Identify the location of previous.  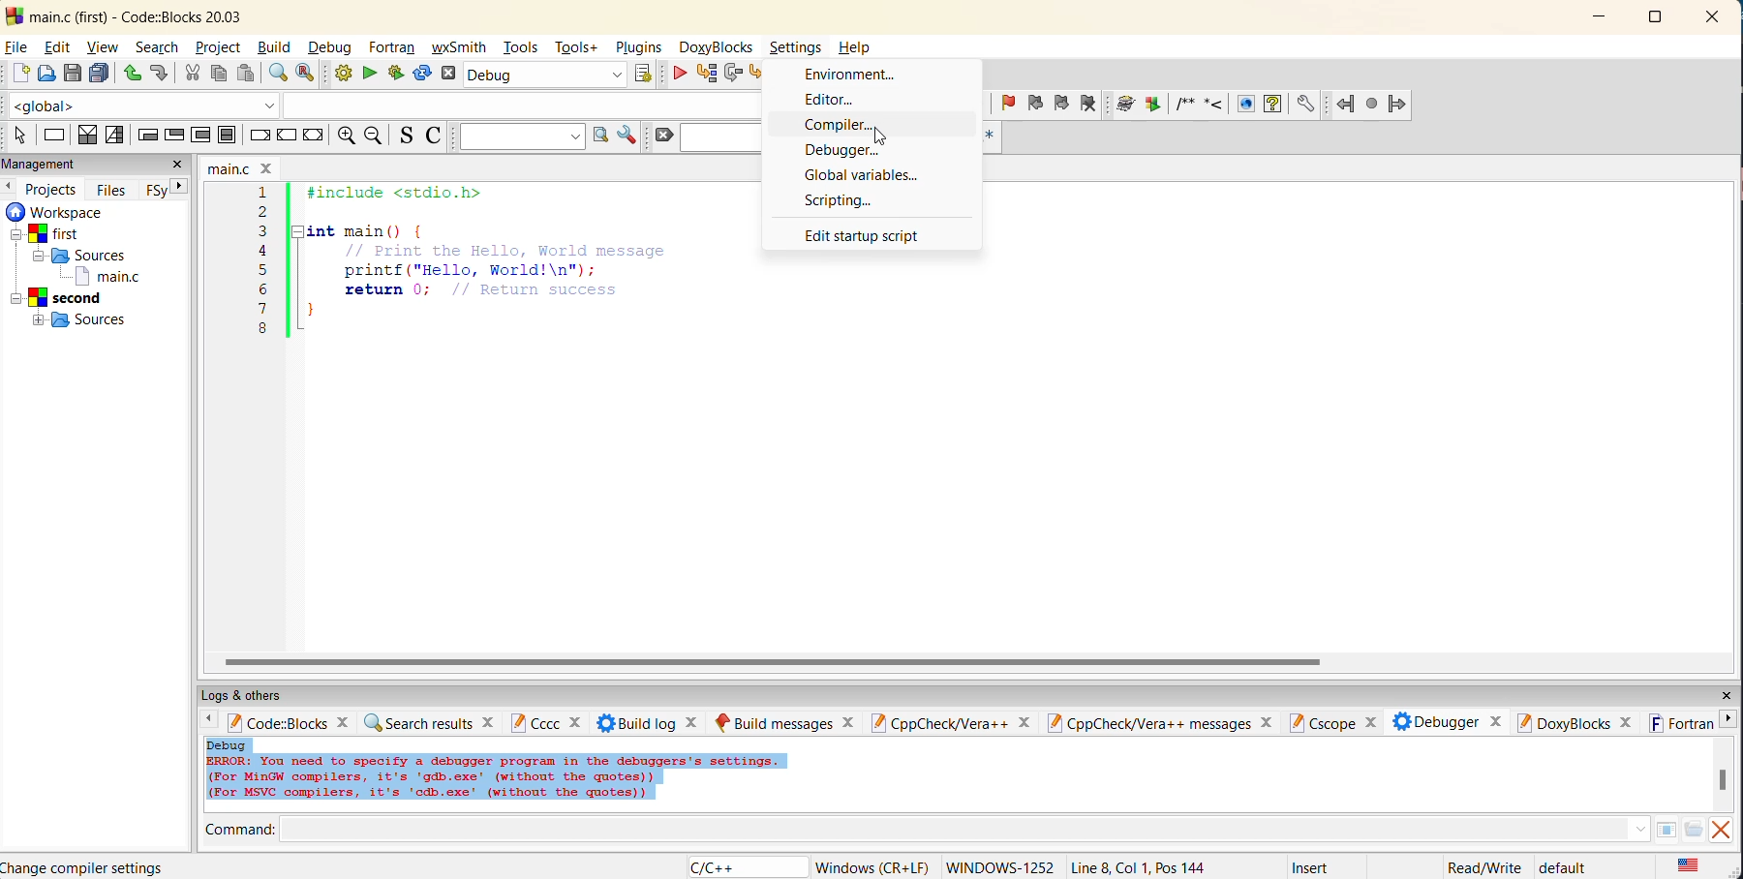
(11, 187).